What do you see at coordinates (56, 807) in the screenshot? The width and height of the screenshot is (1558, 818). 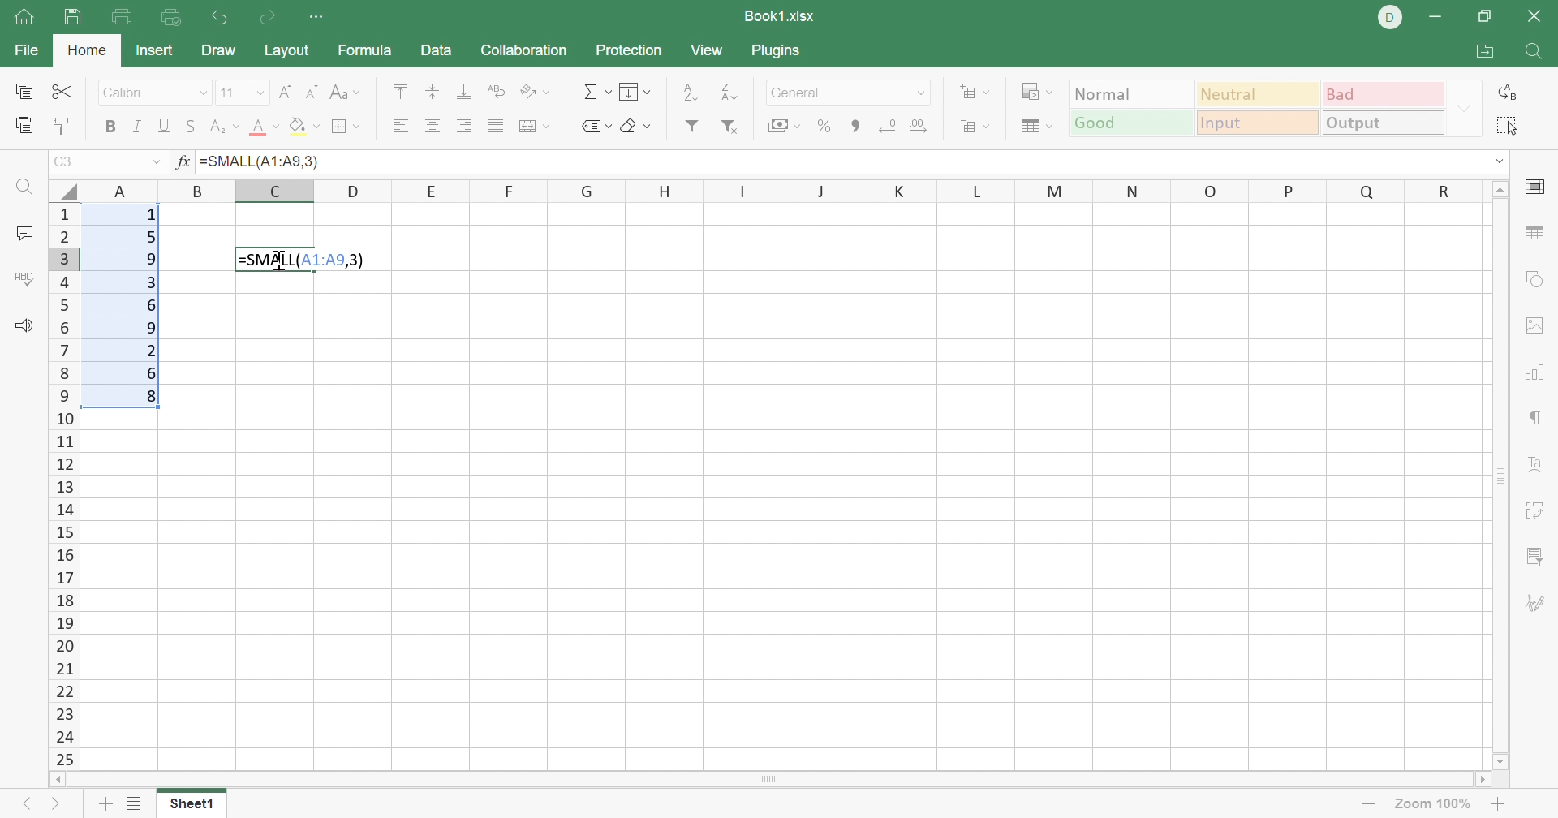 I see `Next` at bounding box center [56, 807].